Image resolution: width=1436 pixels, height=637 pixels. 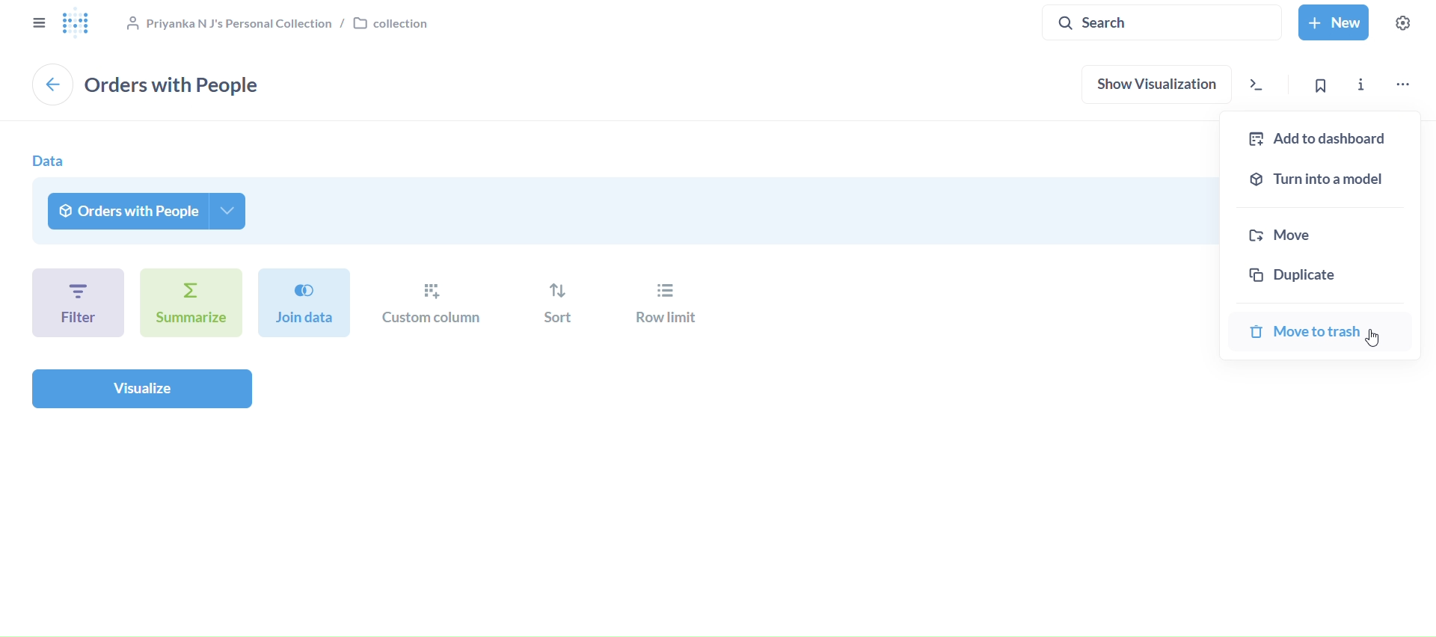 What do you see at coordinates (1336, 22) in the screenshot?
I see `New` at bounding box center [1336, 22].